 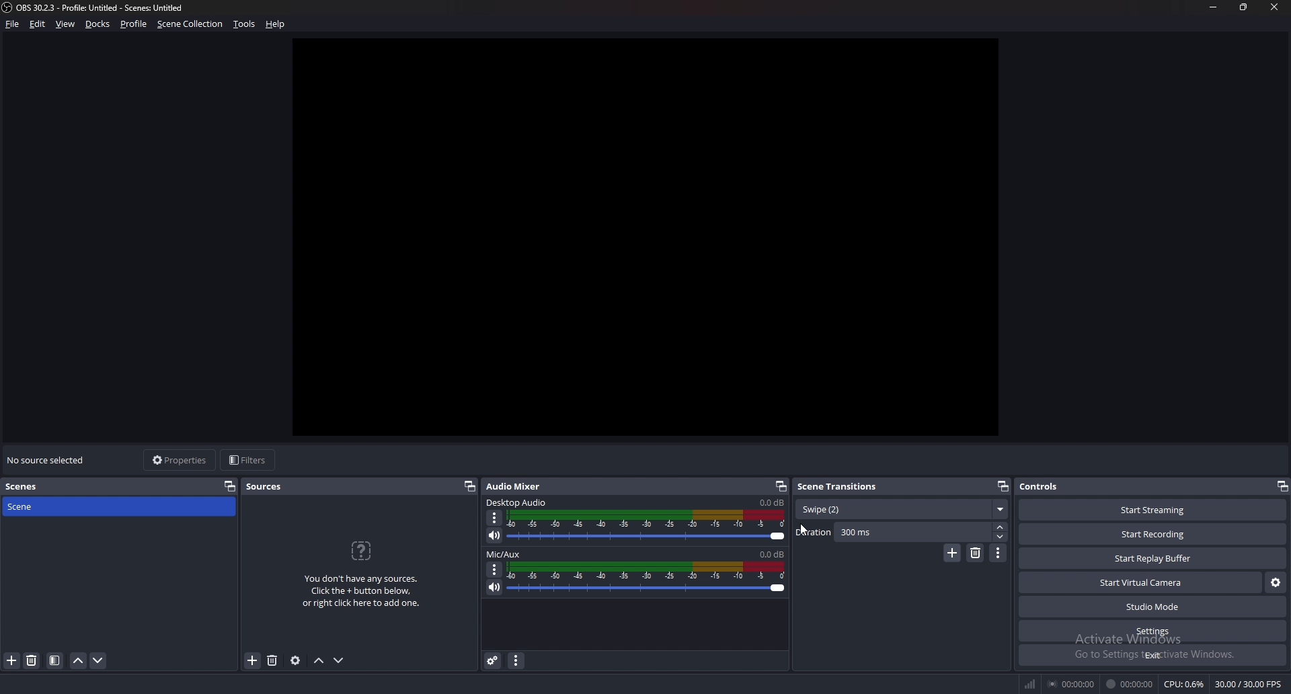 What do you see at coordinates (276, 24) in the screenshot?
I see `help` at bounding box center [276, 24].